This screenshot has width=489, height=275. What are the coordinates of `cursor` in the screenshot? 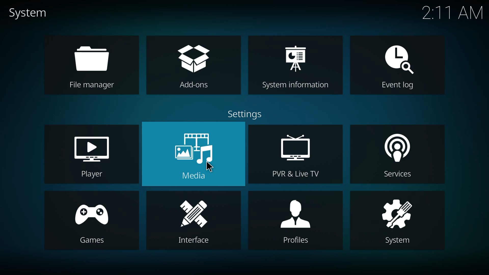 It's located at (210, 168).